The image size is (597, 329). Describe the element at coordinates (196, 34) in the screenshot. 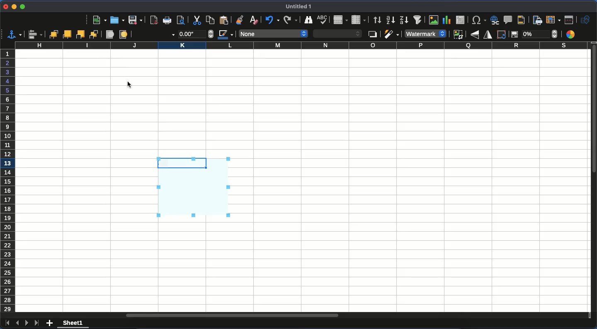

I see `thickness` at that location.